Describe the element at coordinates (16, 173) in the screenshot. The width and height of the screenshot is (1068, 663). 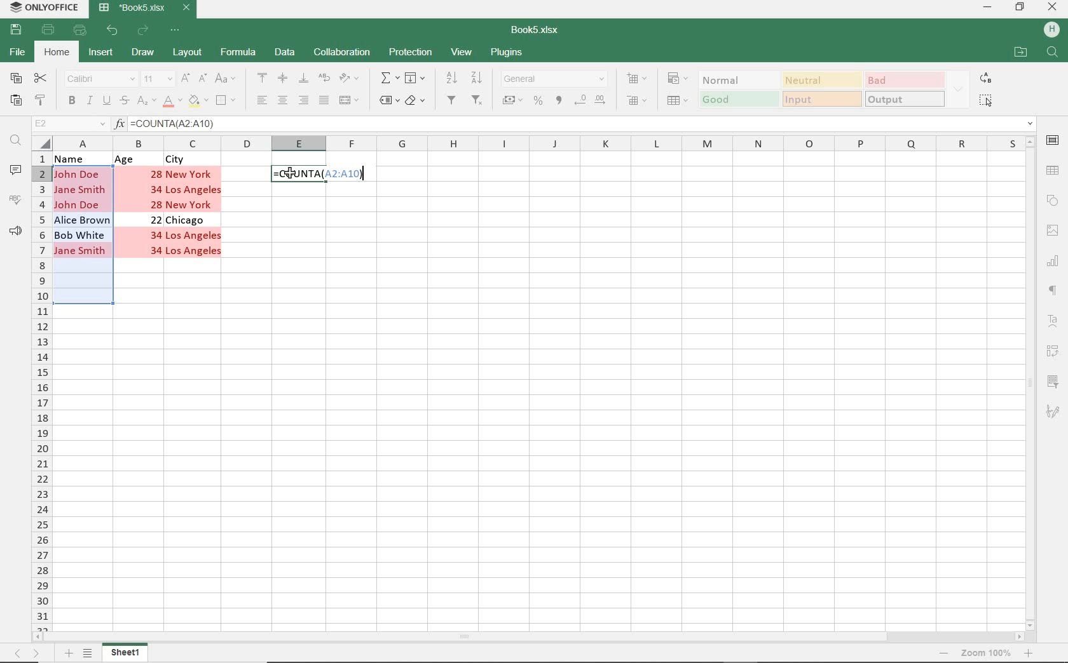
I see `COMMENTS` at that location.